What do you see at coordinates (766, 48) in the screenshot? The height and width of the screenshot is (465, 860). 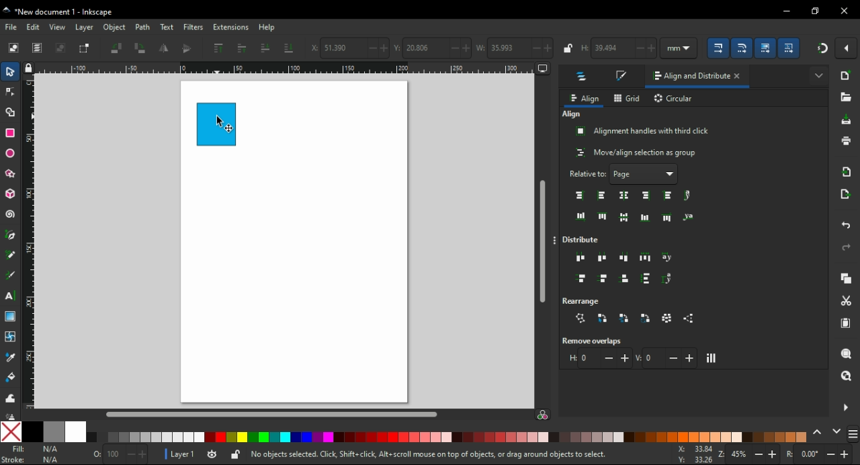 I see `move gradients along with the objects` at bounding box center [766, 48].